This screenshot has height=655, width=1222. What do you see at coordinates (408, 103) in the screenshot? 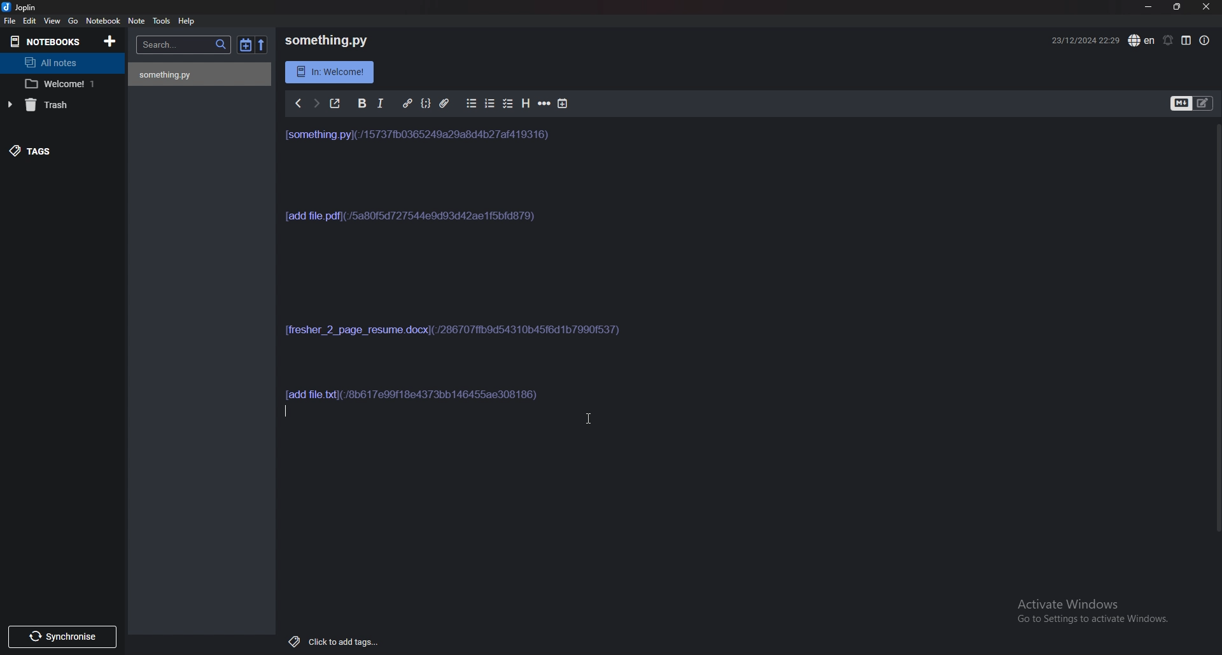
I see `Hyperlink` at bounding box center [408, 103].